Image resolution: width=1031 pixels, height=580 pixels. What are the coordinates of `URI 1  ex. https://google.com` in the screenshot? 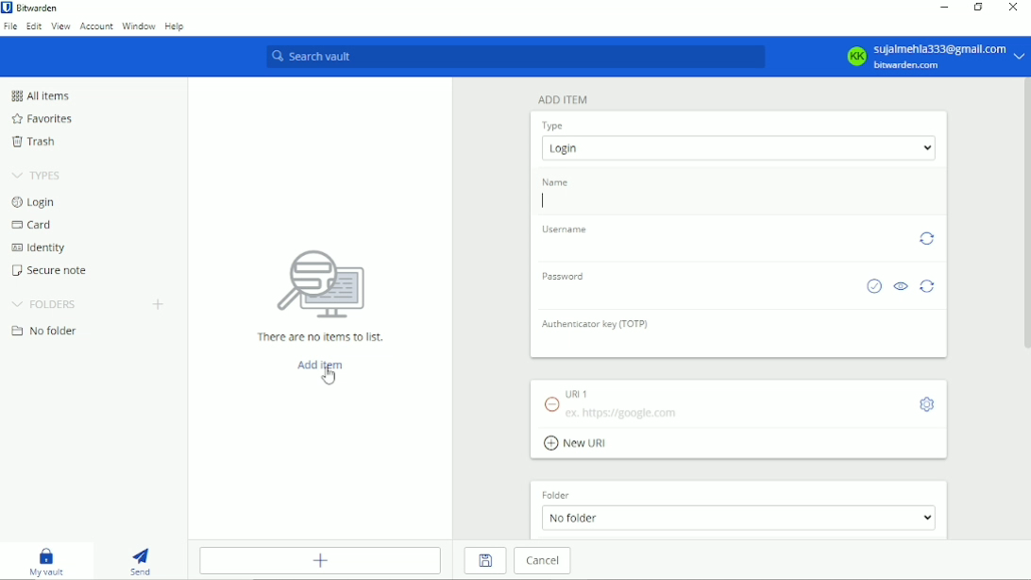 It's located at (719, 403).